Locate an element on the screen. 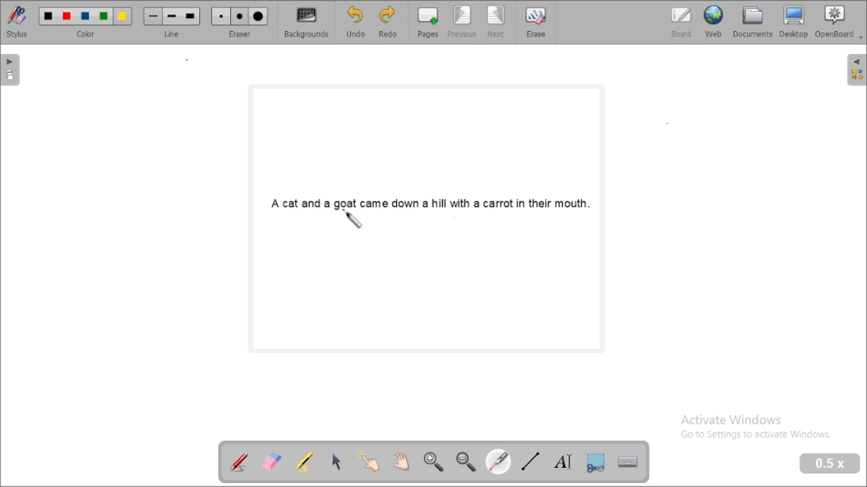  select and modify objects is located at coordinates (336, 462).